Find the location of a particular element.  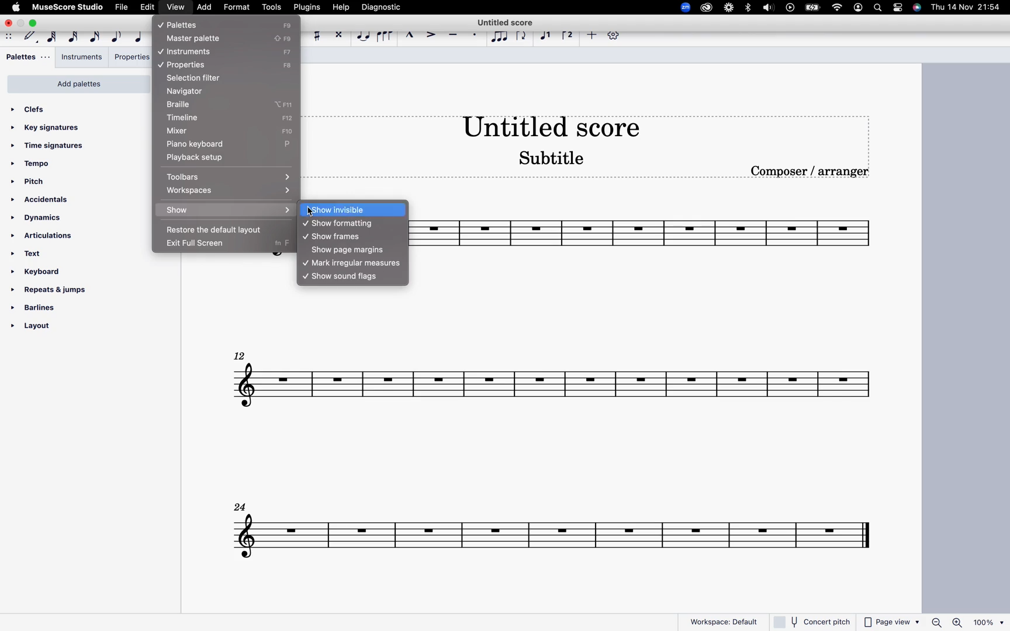

sound is located at coordinates (767, 9).